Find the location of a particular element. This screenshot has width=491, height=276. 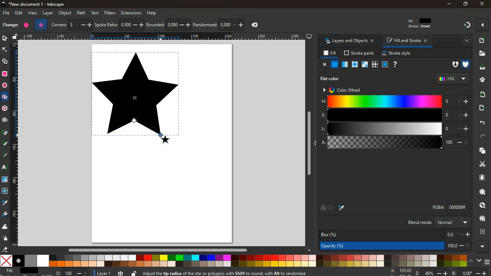

more is located at coordinates (481, 247).